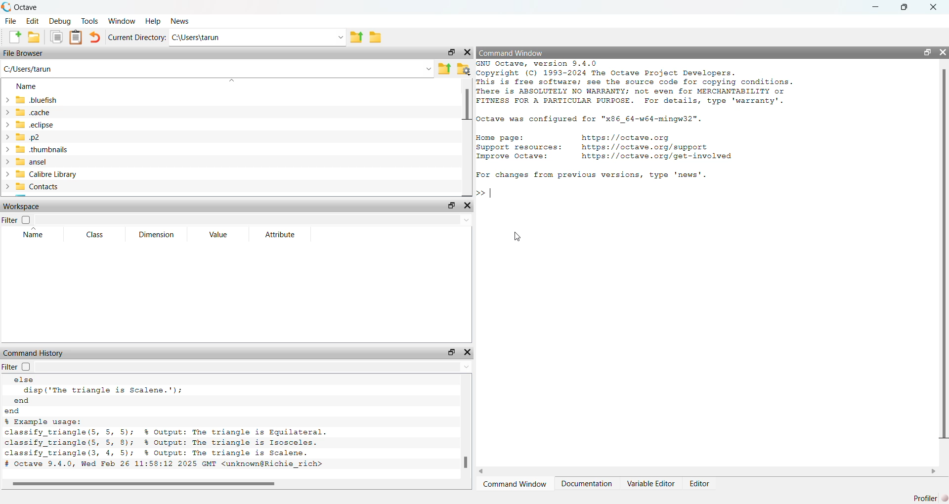  I want to click on copy, so click(56, 38).